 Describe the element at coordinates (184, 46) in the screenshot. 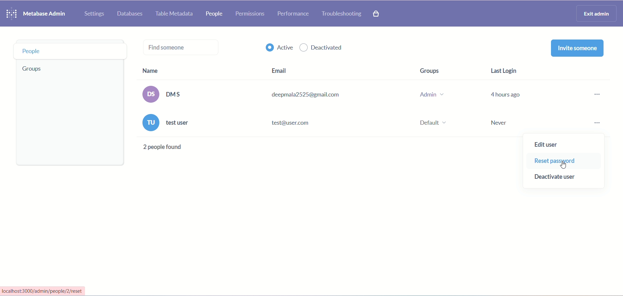

I see `find someone` at that location.